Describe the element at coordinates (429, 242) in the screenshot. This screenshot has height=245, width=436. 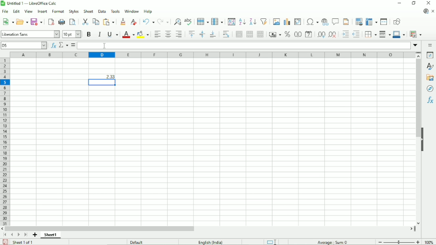
I see `100%` at that location.